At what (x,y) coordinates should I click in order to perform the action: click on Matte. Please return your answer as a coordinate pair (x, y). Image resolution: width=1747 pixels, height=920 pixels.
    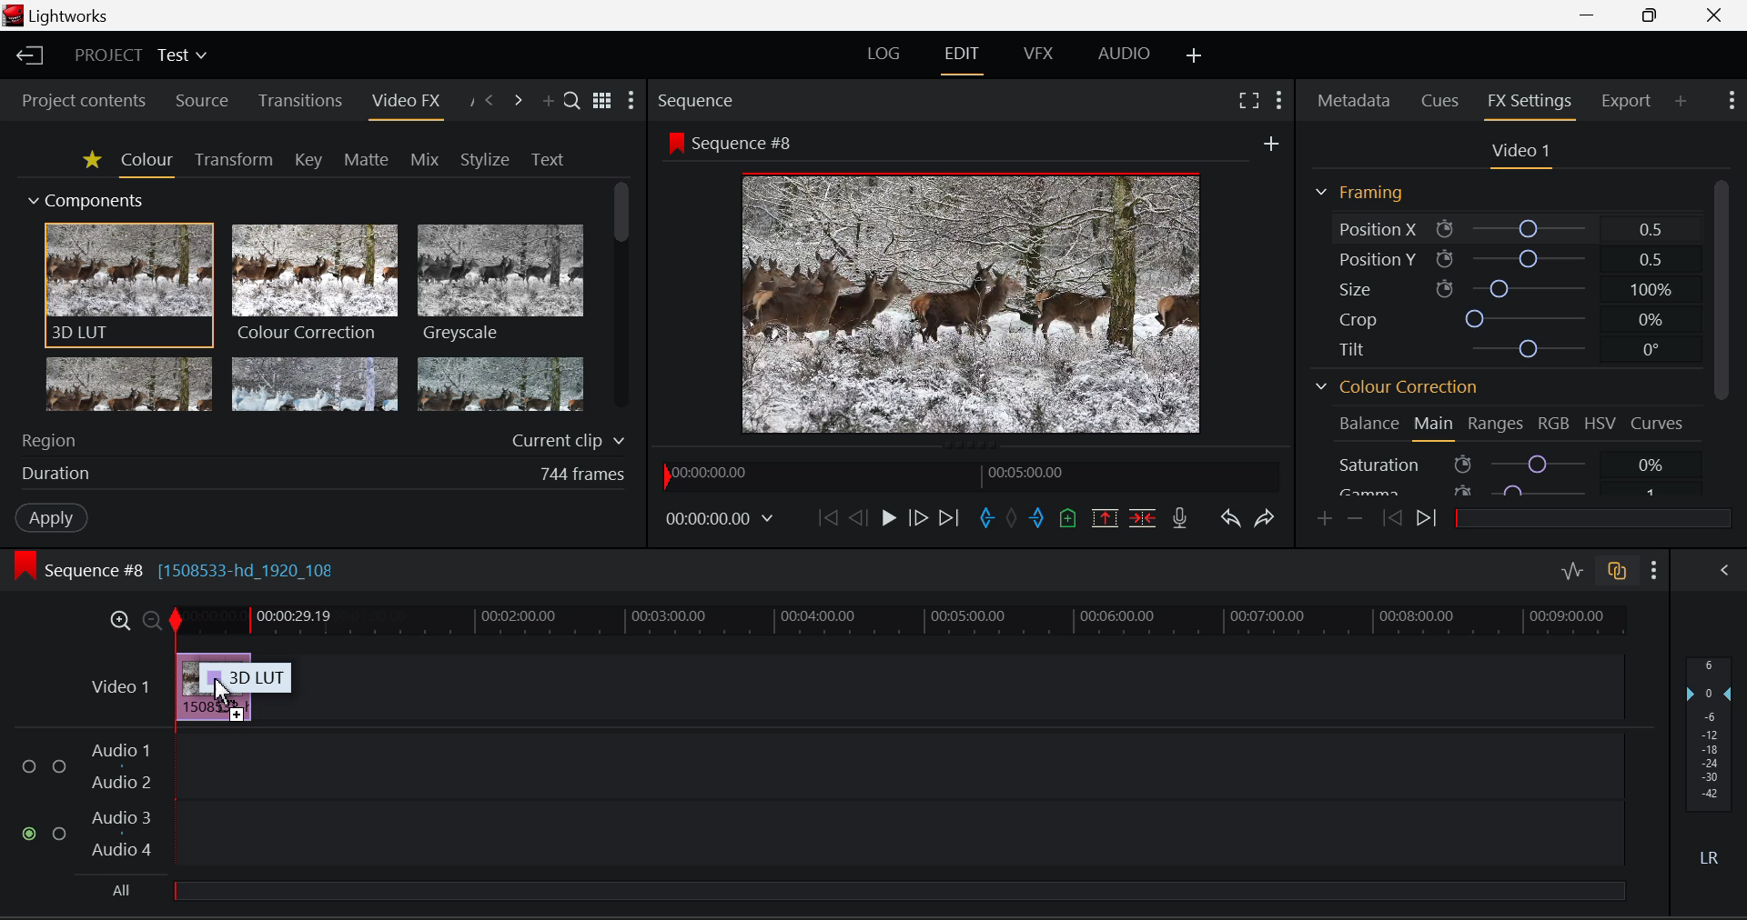
    Looking at the image, I should click on (362, 157).